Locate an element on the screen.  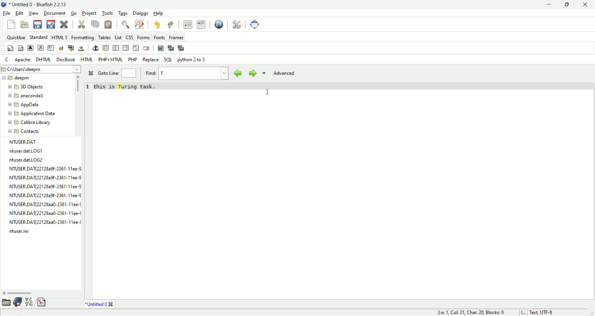
Goto Line: is located at coordinates (109, 74).